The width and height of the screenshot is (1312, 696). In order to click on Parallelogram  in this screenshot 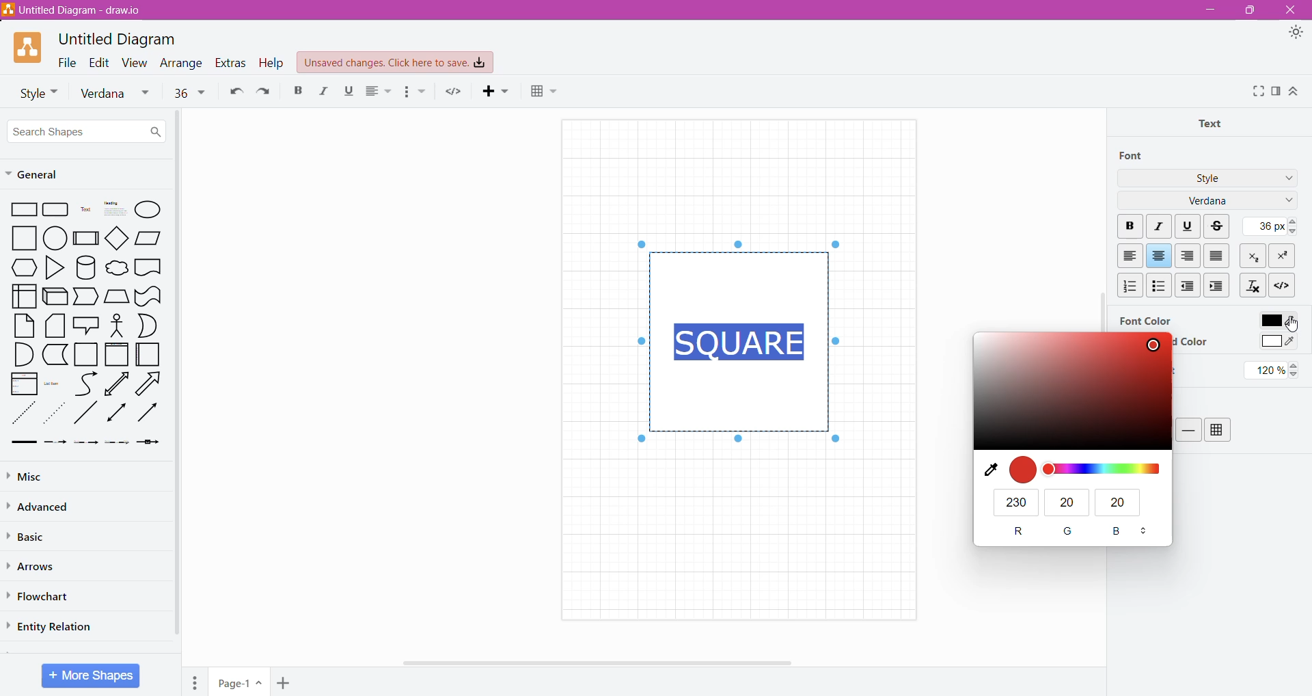, I will do `click(148, 237)`.